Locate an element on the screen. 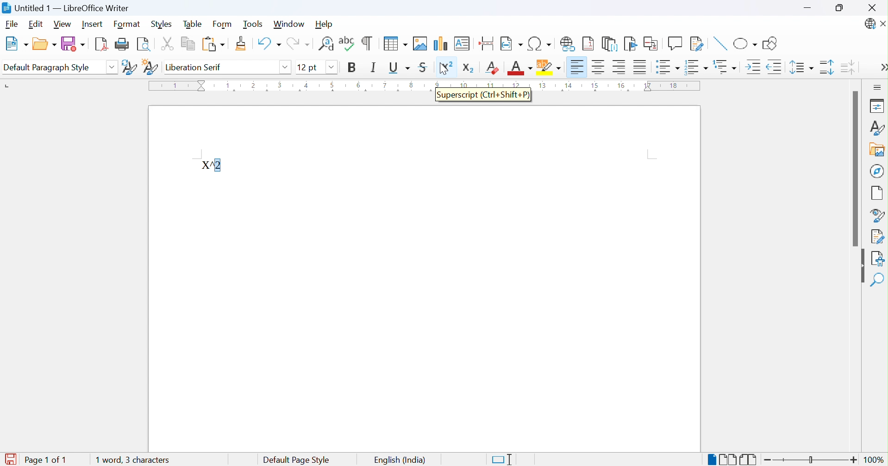 The image size is (888, 466). Clone formatting is located at coordinates (242, 43).